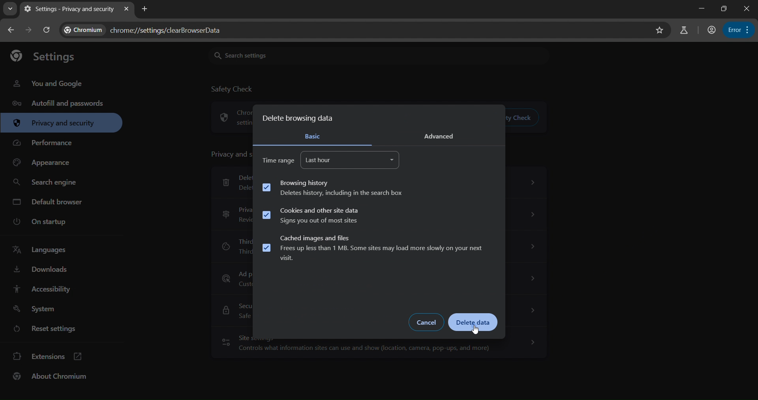 This screenshot has width=758, height=400. Describe the element at coordinates (148, 30) in the screenshot. I see `chrome://settings/clearBrowserData` at that location.